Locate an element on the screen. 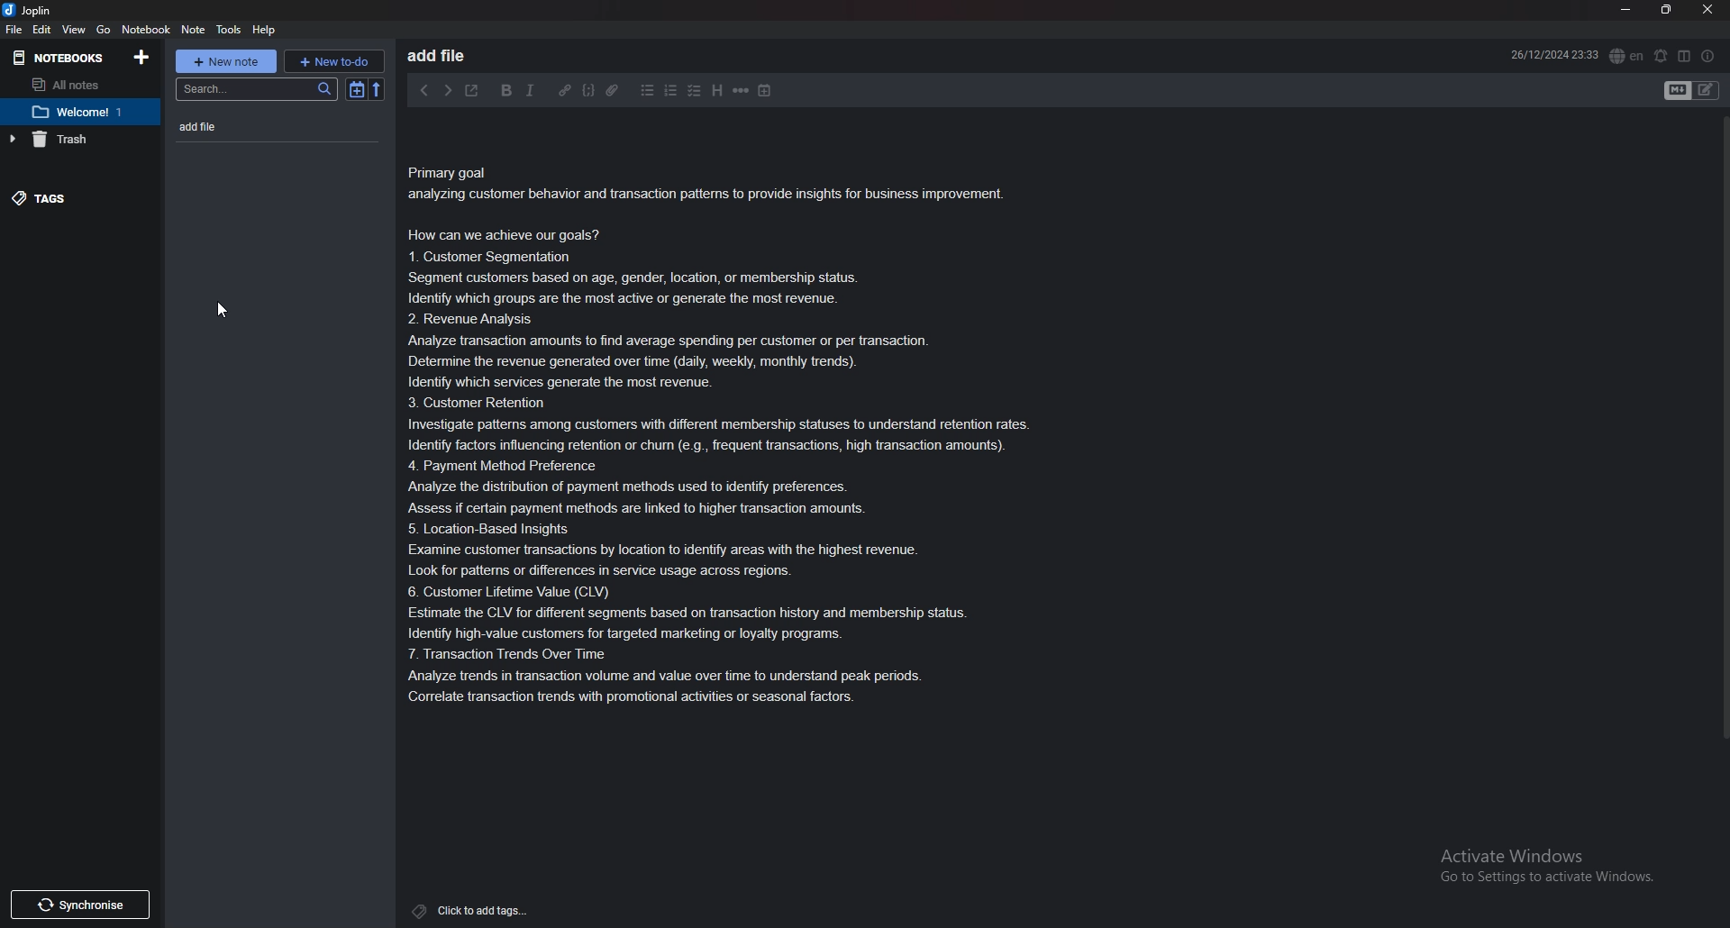 The width and height of the screenshot is (1730, 928). All notes is located at coordinates (78, 83).